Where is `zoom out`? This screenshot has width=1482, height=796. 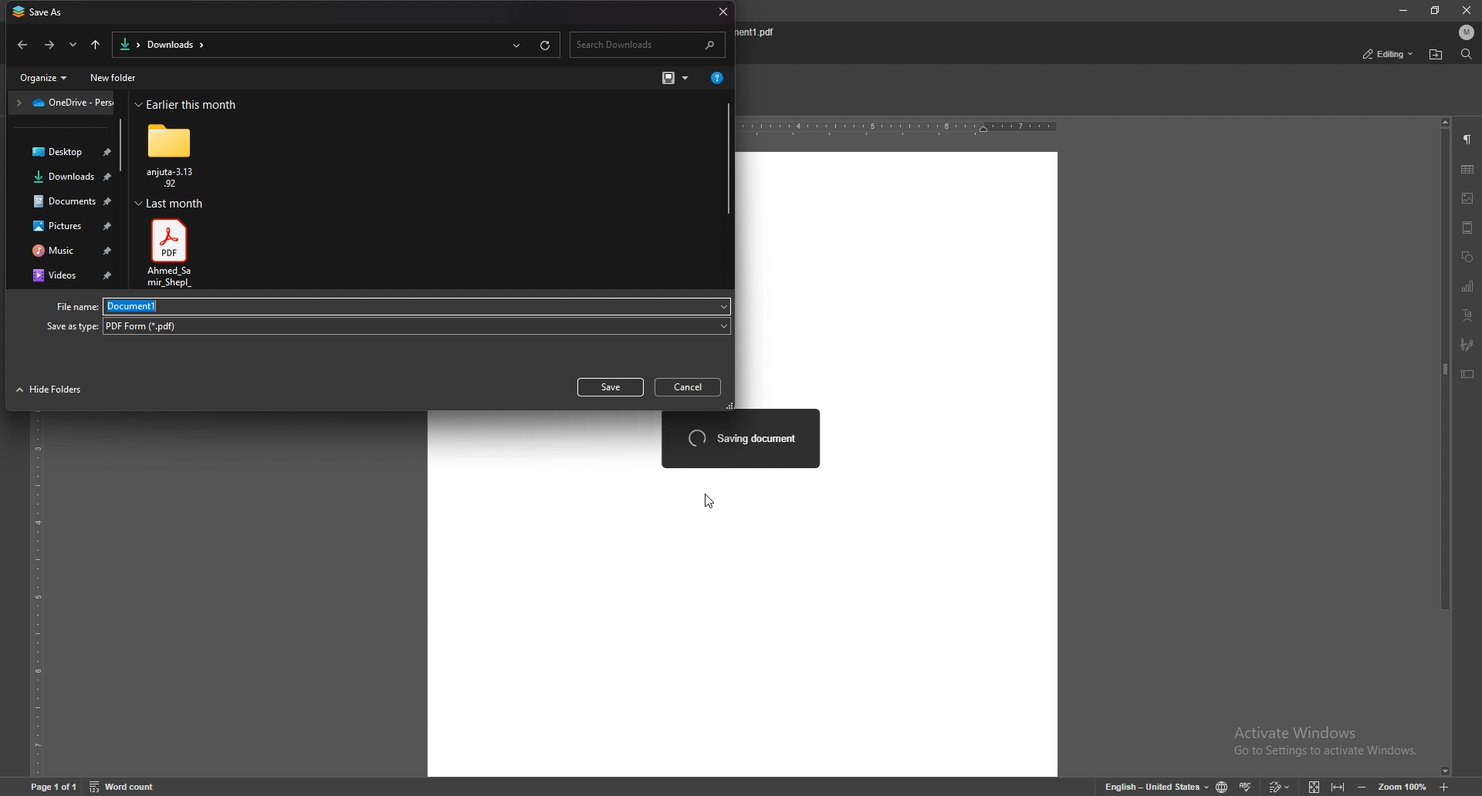
zoom out is located at coordinates (1365, 785).